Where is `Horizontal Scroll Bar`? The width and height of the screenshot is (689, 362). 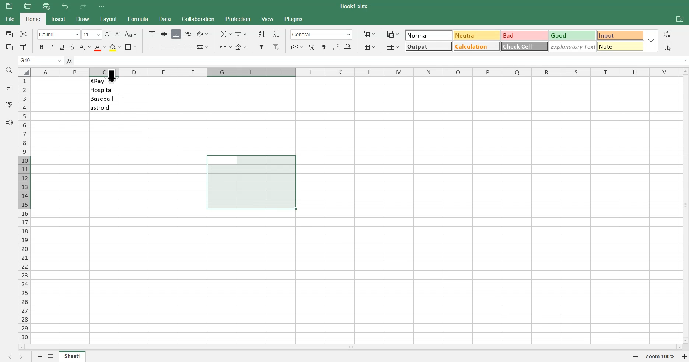
Horizontal Scroll Bar is located at coordinates (350, 347).